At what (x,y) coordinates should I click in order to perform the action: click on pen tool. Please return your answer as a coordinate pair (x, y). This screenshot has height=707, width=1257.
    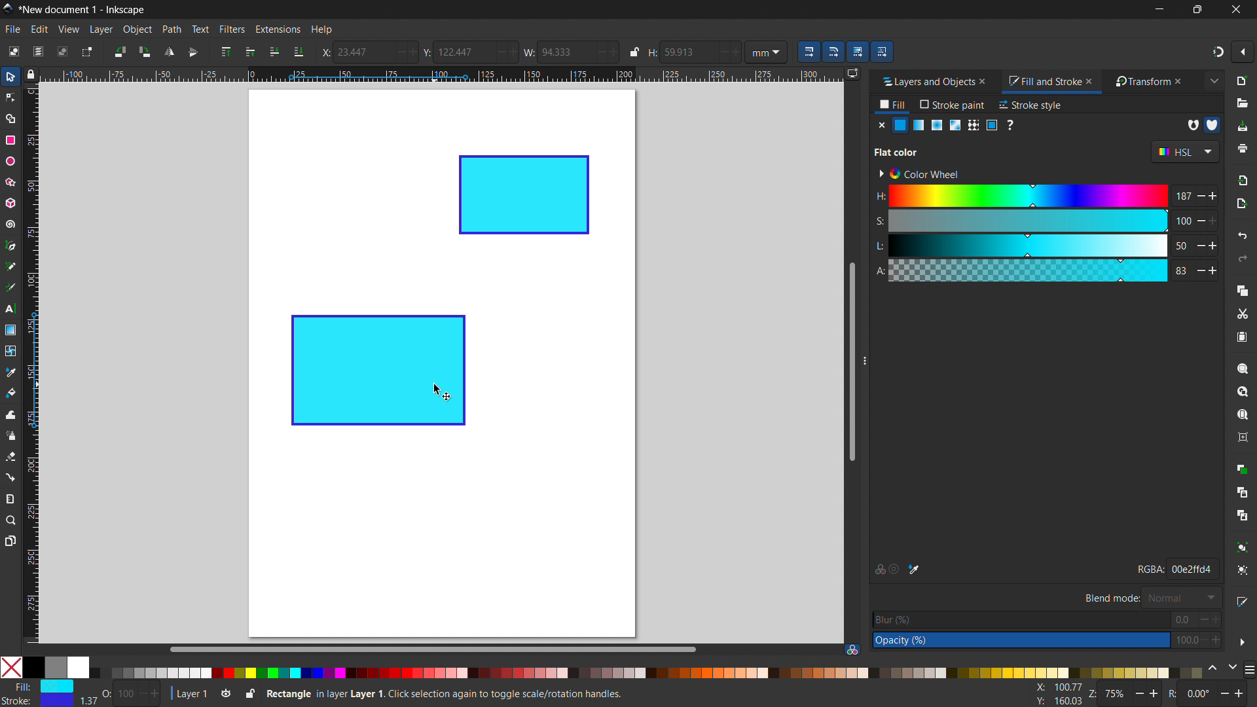
    Looking at the image, I should click on (11, 245).